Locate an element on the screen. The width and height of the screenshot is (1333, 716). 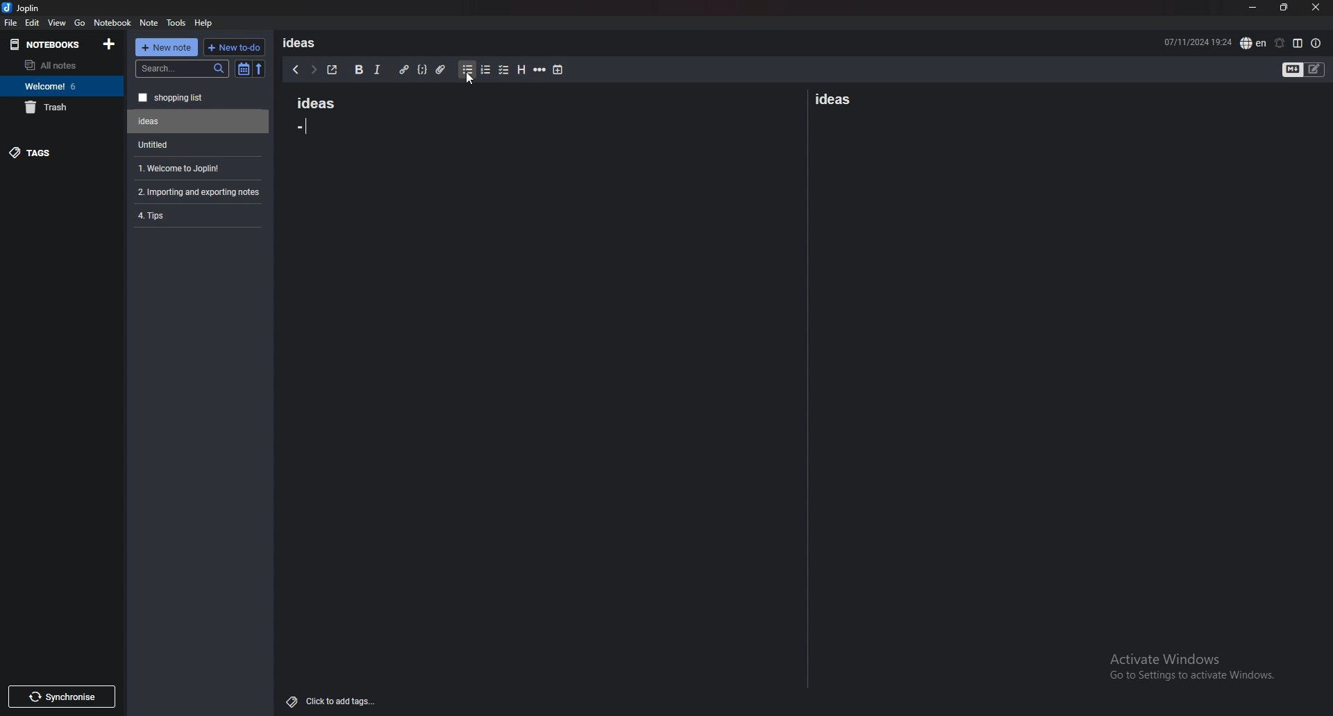
Synchronise is located at coordinates (61, 697).